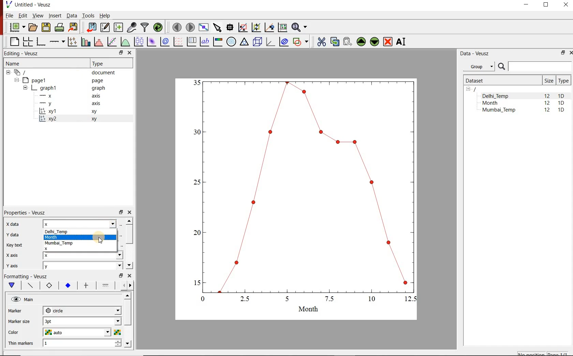  I want to click on capture remote data, so click(132, 27).